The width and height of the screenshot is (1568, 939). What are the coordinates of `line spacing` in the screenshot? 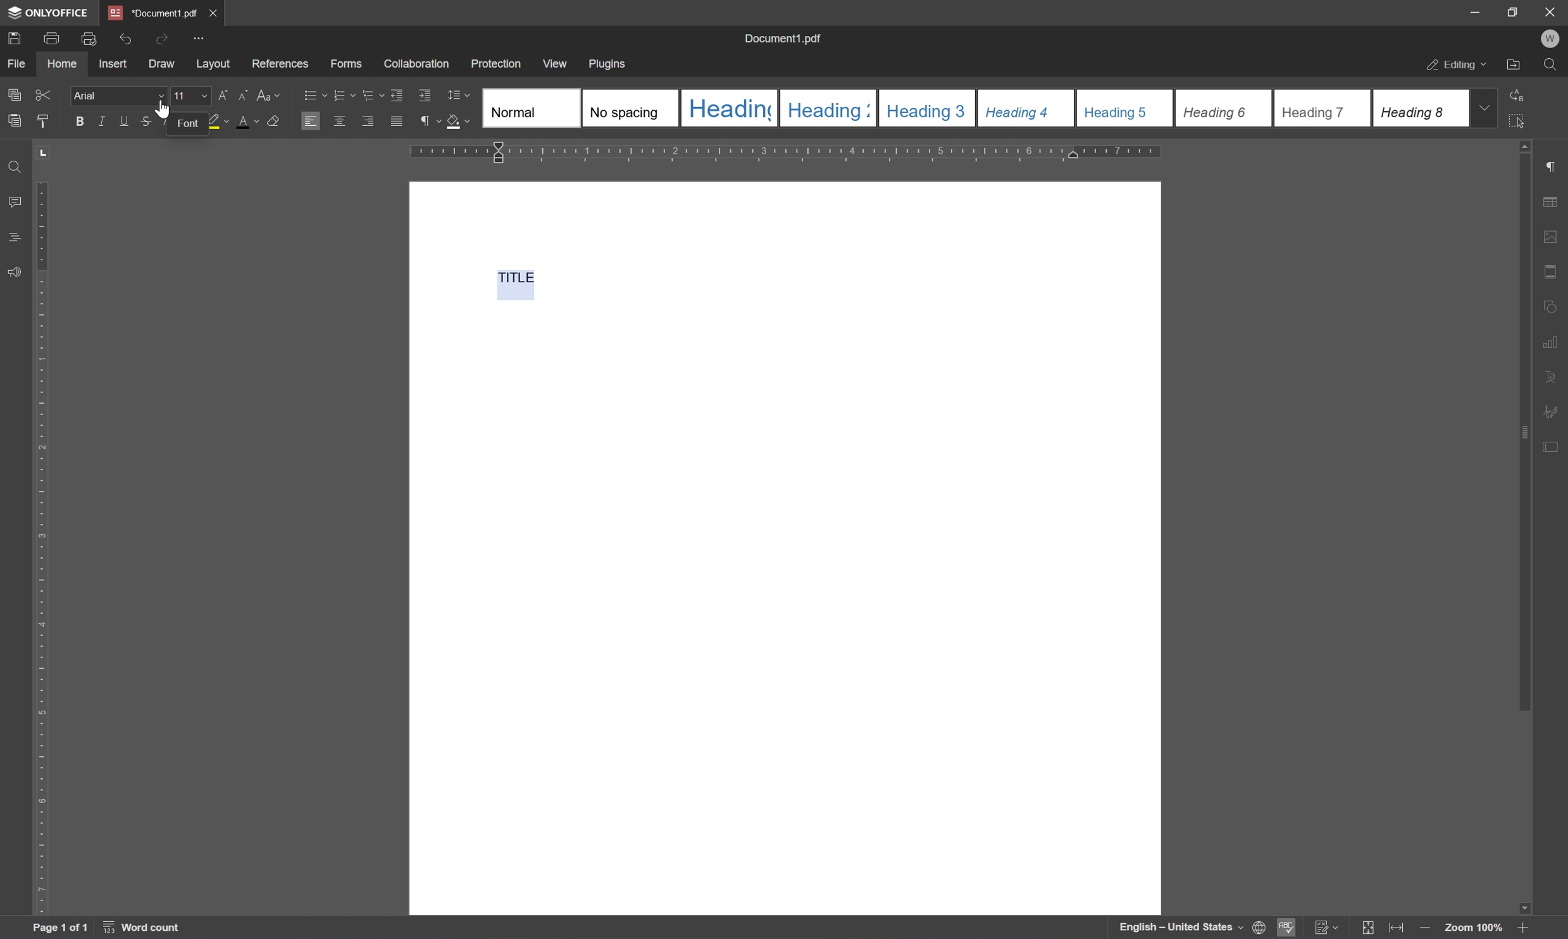 It's located at (456, 96).